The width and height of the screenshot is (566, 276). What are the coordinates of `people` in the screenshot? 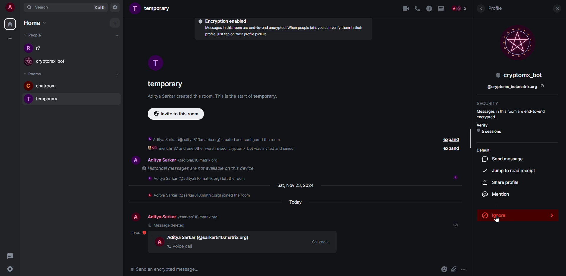 It's located at (185, 160).